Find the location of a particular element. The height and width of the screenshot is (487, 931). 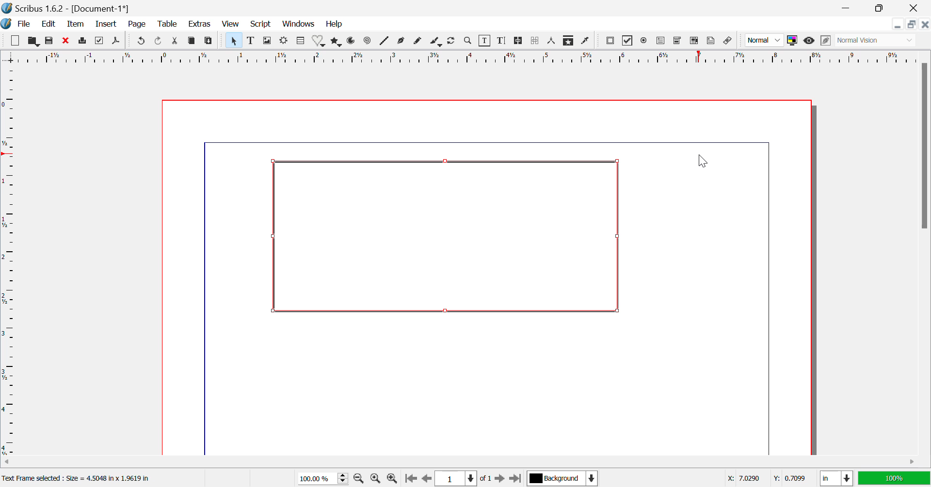

Redo is located at coordinates (158, 42).